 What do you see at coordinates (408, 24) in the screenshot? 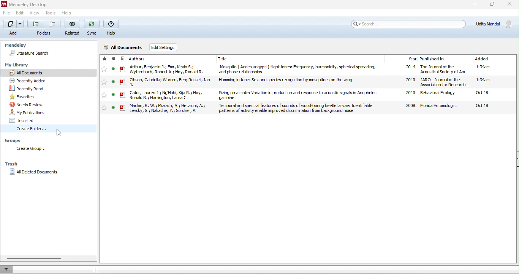
I see `search bar` at bounding box center [408, 24].